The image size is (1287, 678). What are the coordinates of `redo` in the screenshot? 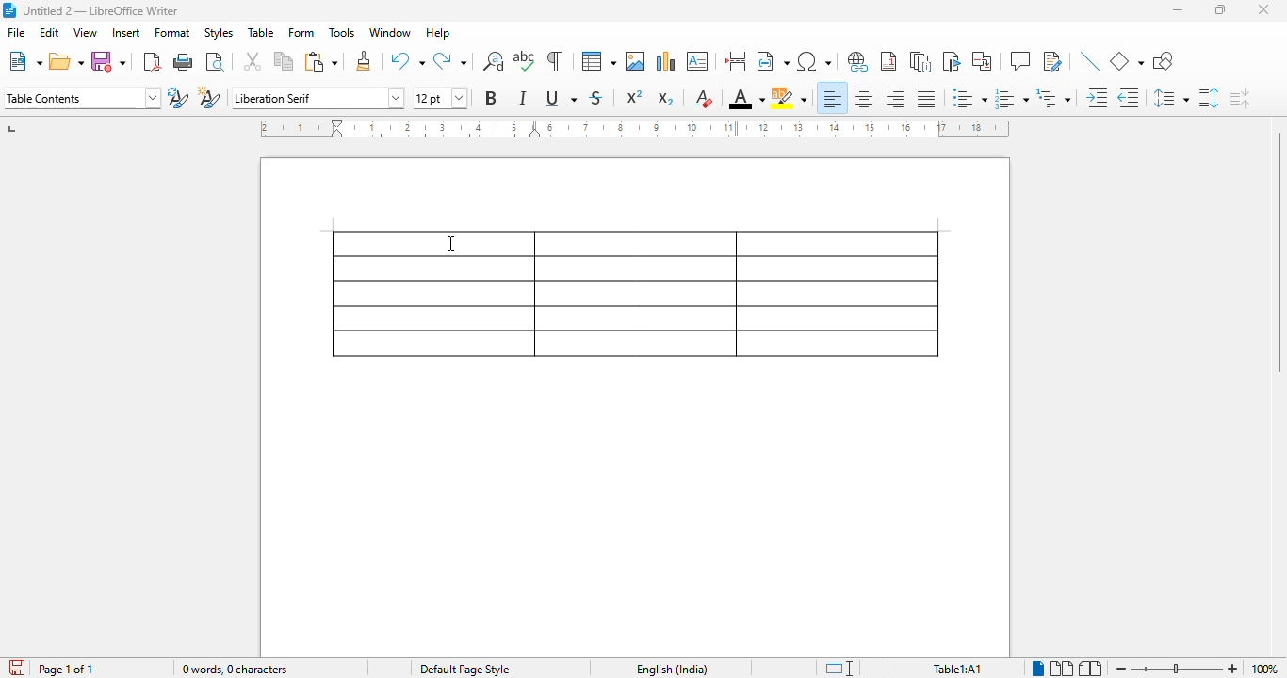 It's located at (449, 60).